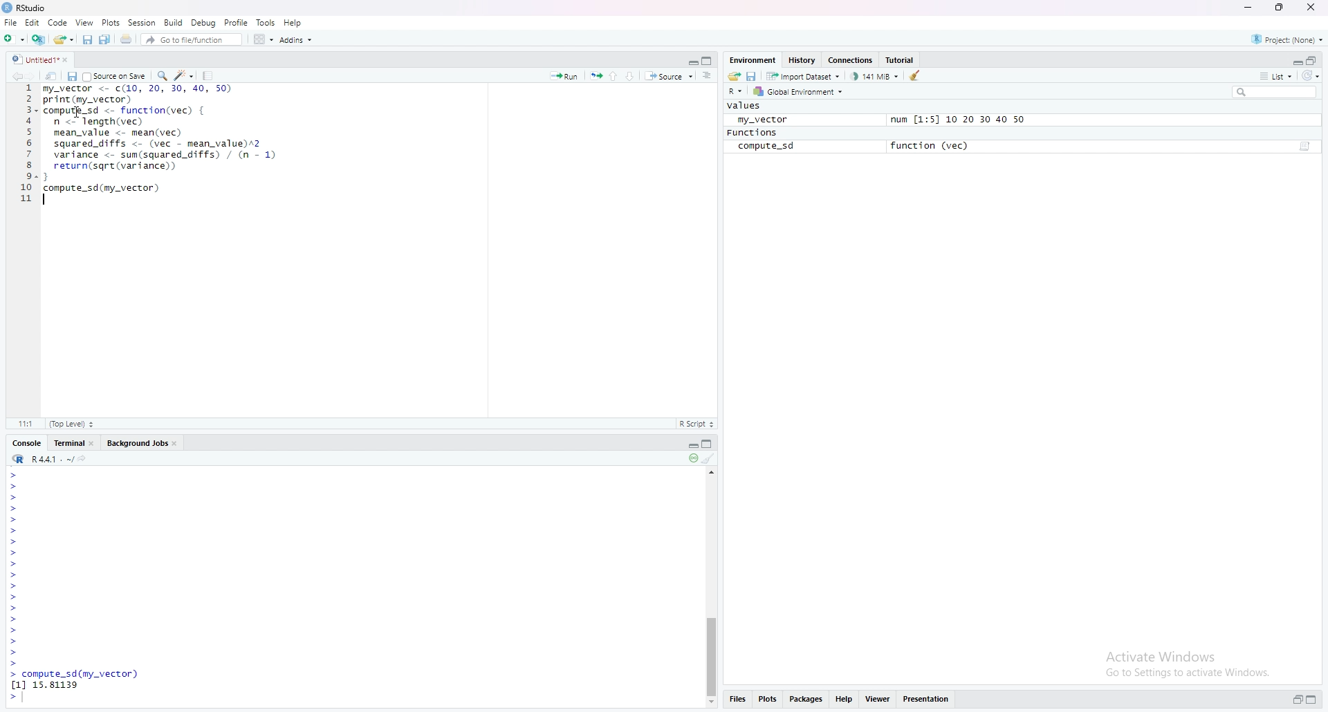 The image size is (1328, 712). I want to click on Prompt cursor, so click(14, 664).